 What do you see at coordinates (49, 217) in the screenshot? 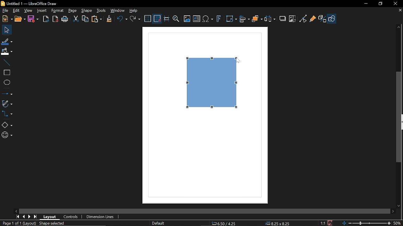
I see `Layout` at bounding box center [49, 217].